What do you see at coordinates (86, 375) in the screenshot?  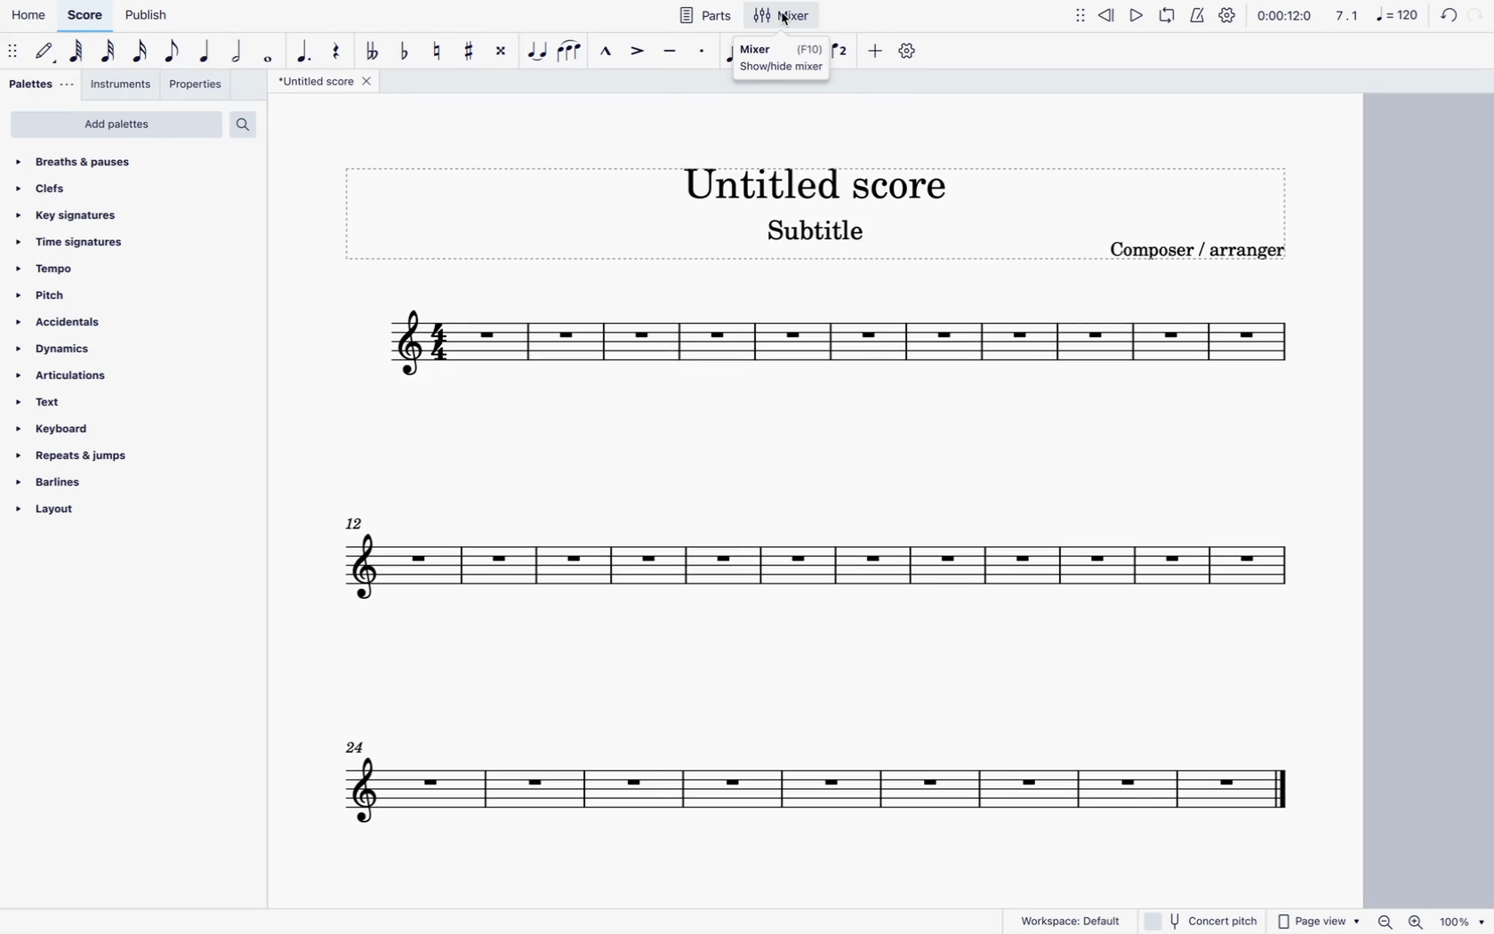 I see `articulations` at bounding box center [86, 375].